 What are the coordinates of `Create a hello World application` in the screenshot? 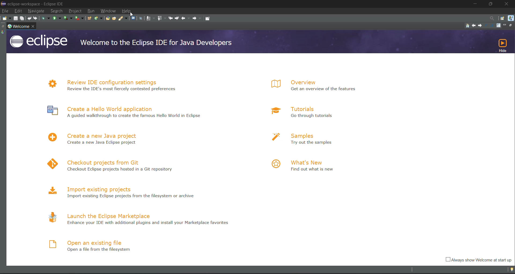 It's located at (114, 109).